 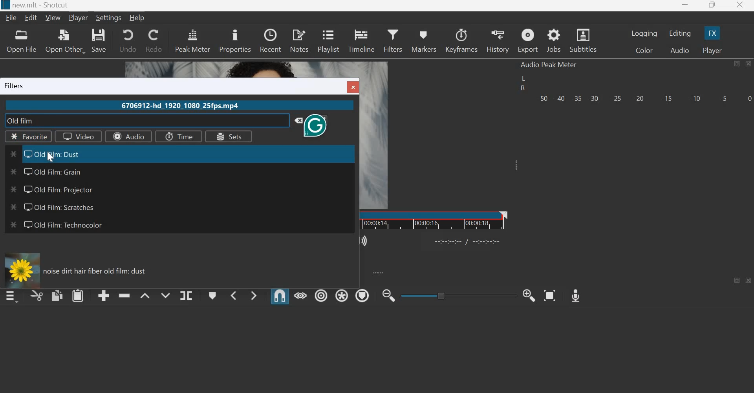 What do you see at coordinates (388, 296) in the screenshot?
I see `Zoom Timeline out` at bounding box center [388, 296].